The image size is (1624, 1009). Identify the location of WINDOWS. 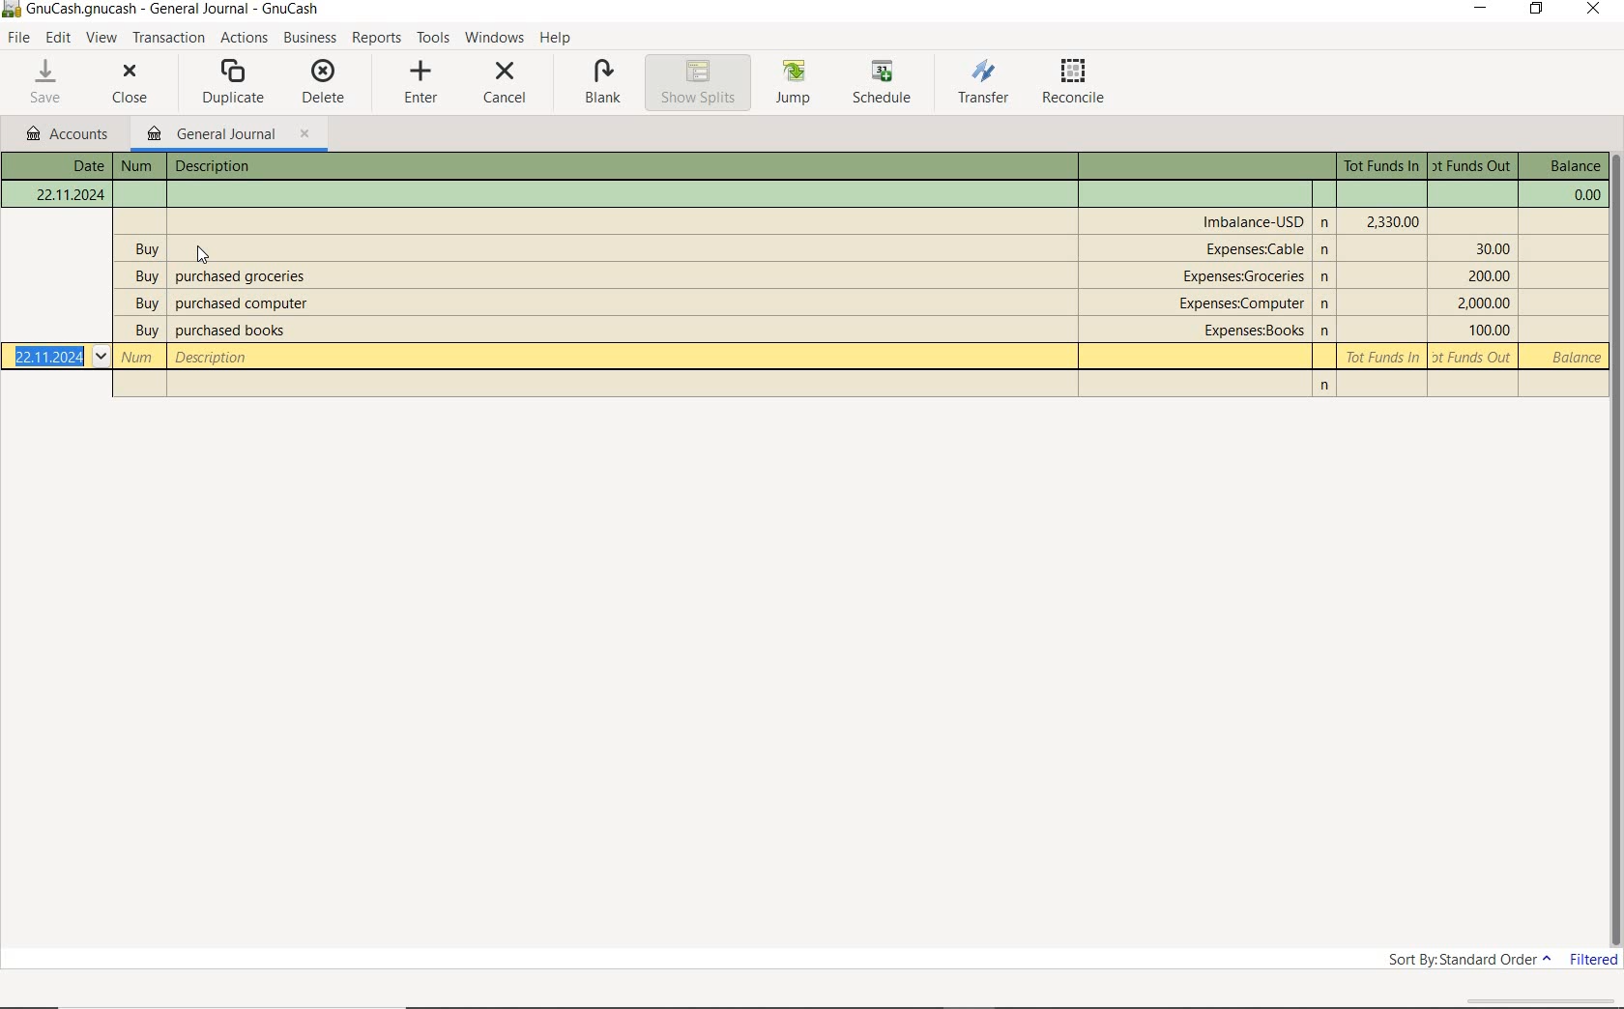
(495, 38).